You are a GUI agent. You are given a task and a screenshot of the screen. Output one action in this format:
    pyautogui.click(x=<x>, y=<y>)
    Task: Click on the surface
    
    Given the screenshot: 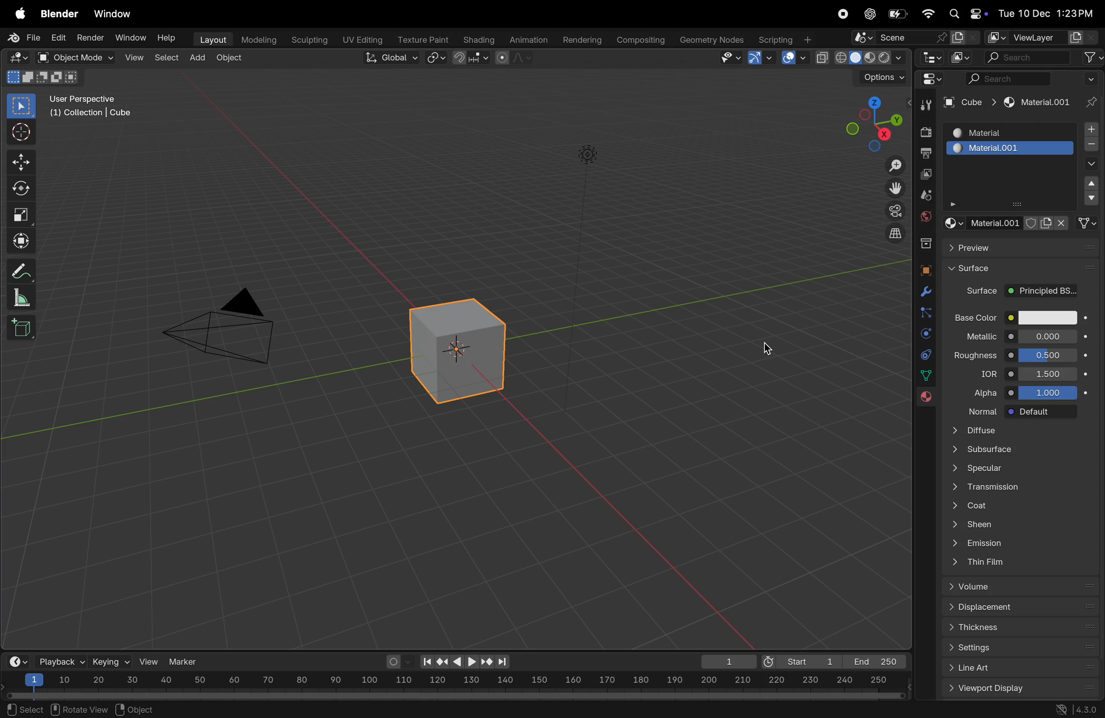 What is the action you would take?
    pyautogui.click(x=1023, y=269)
    